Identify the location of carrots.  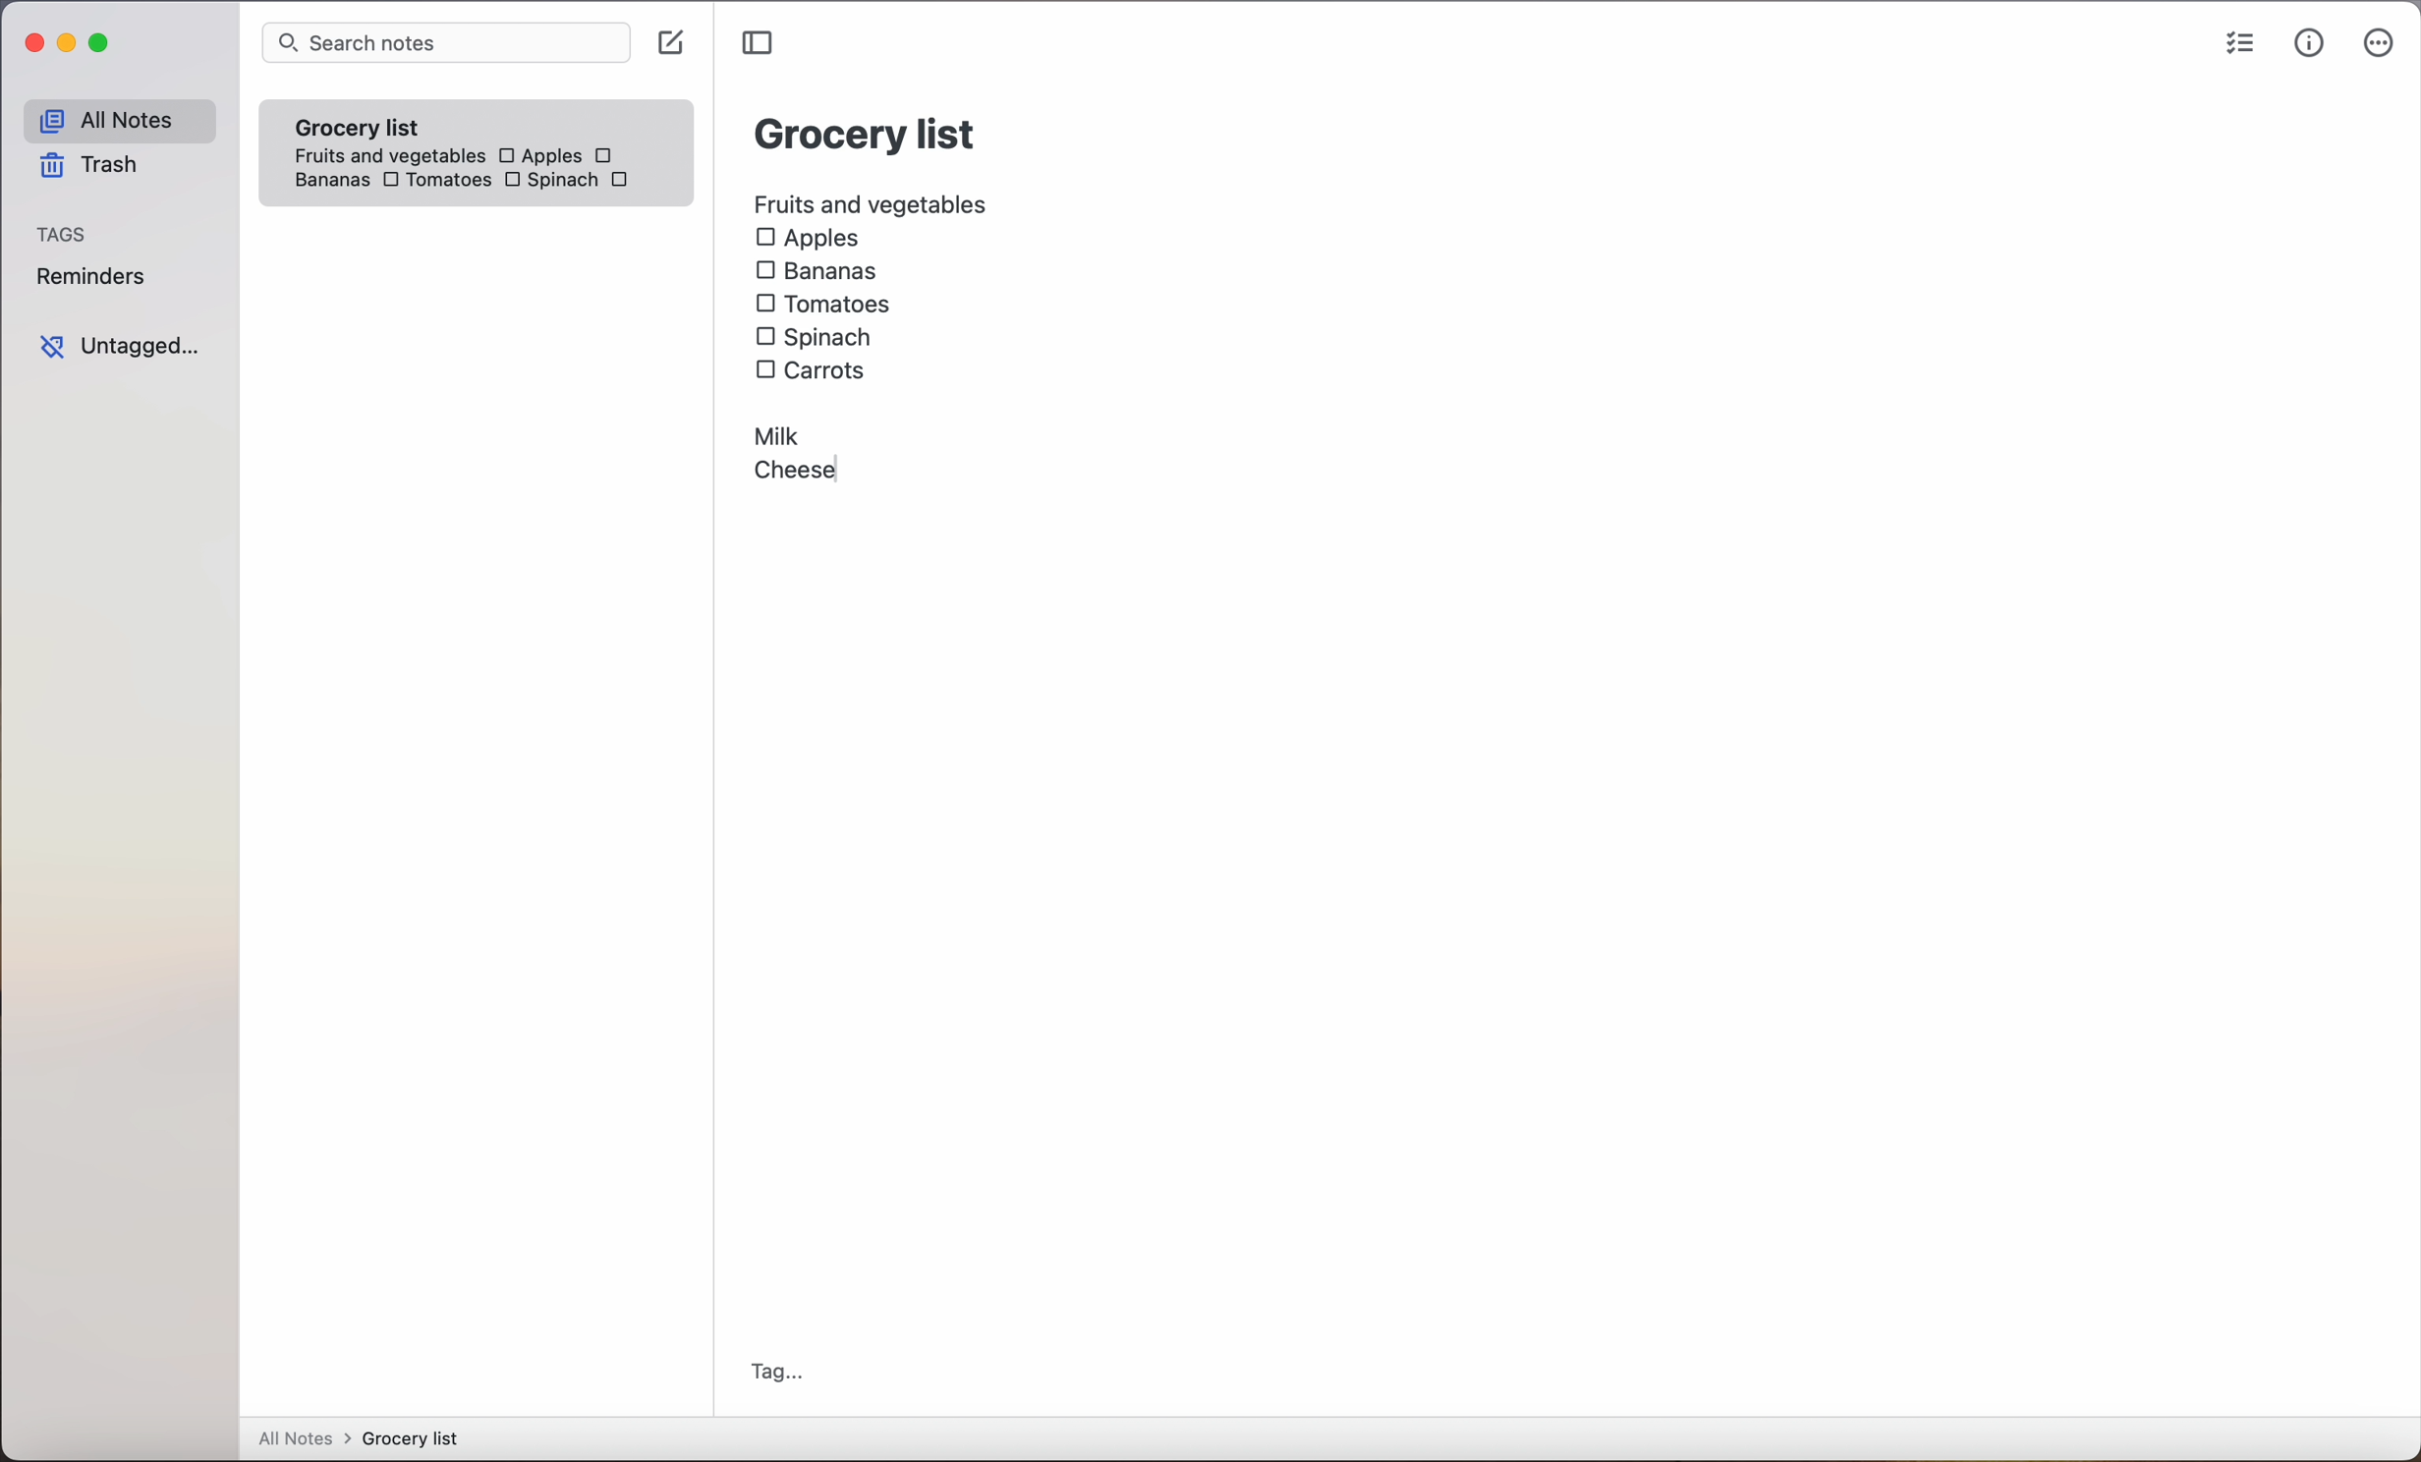
(625, 181).